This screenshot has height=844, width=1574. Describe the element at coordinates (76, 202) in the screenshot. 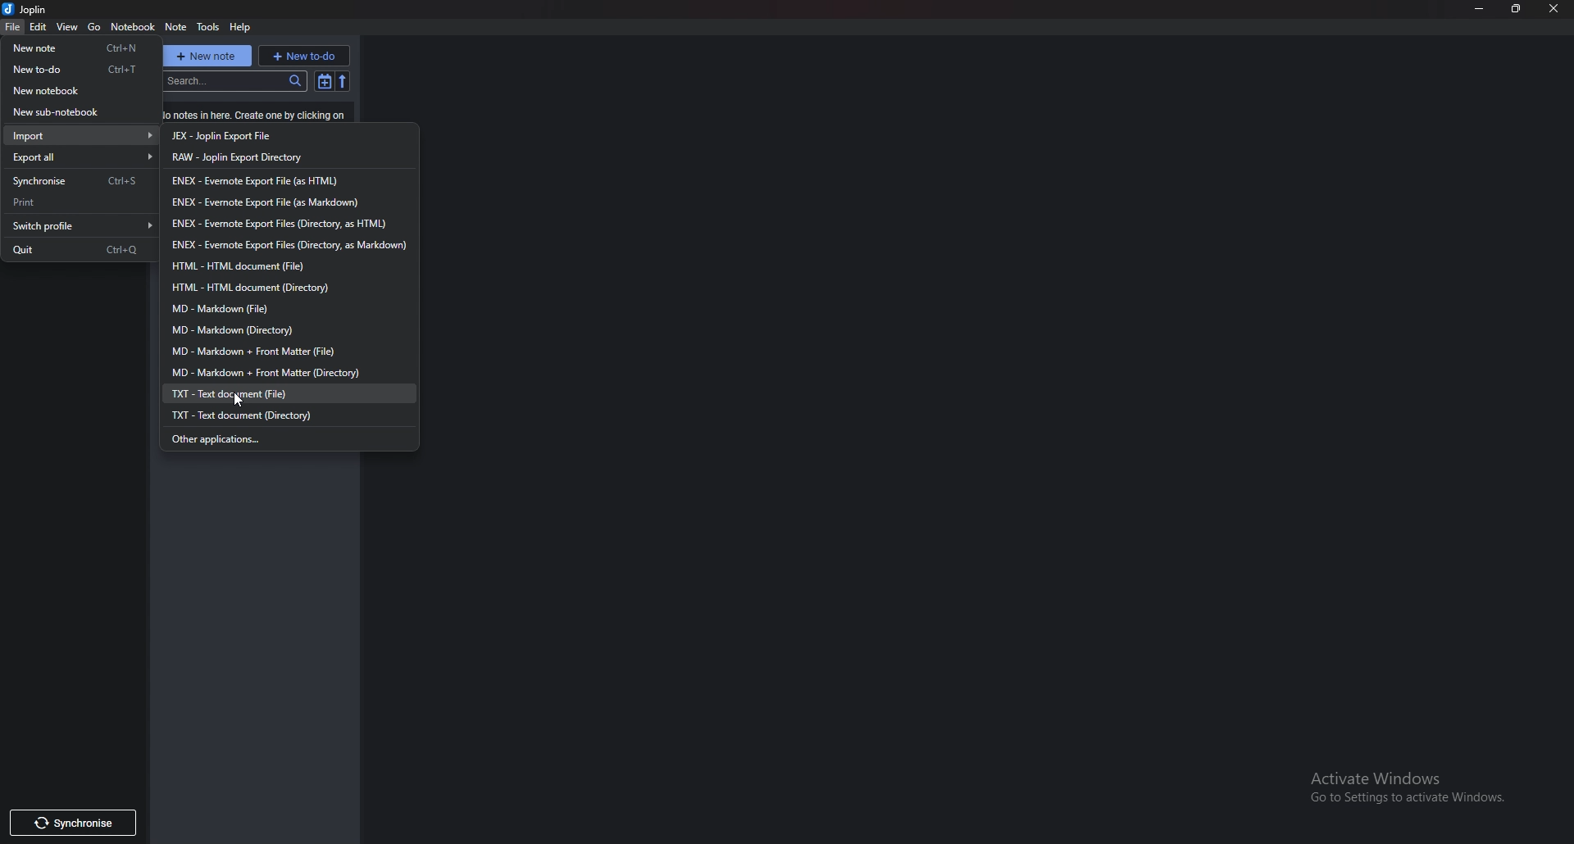

I see `Print` at that location.